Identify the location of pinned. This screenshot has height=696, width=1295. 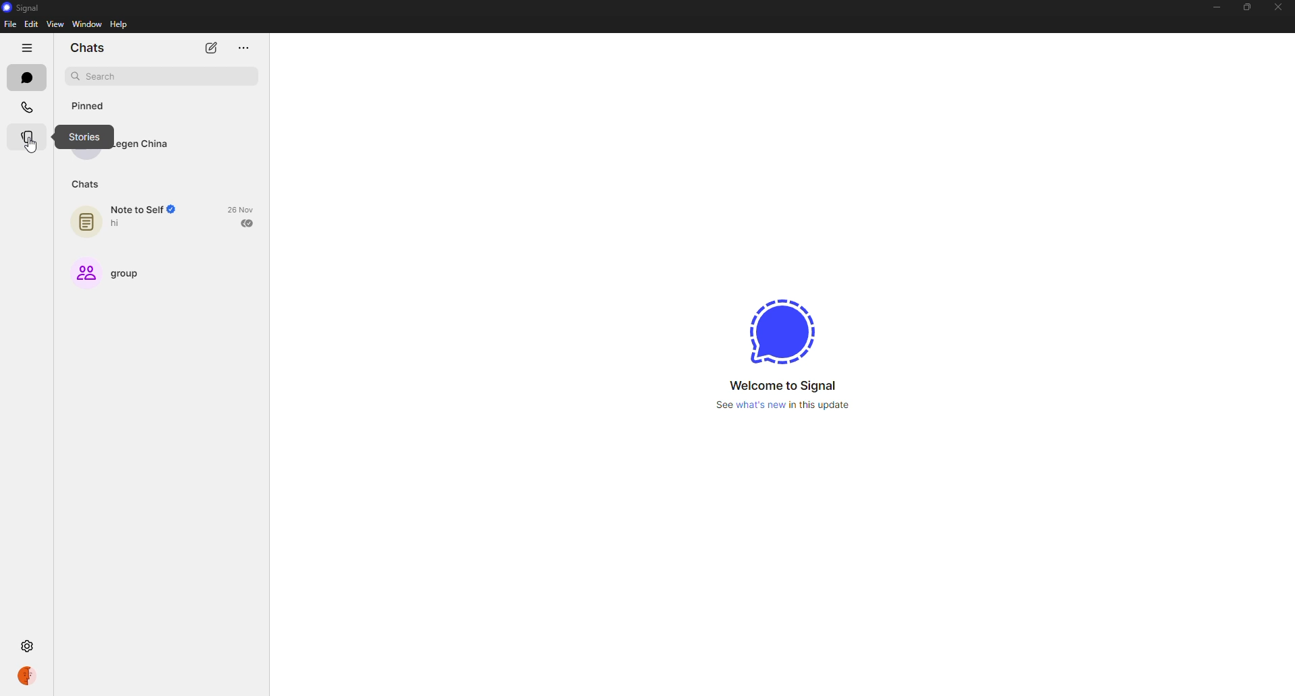
(88, 105).